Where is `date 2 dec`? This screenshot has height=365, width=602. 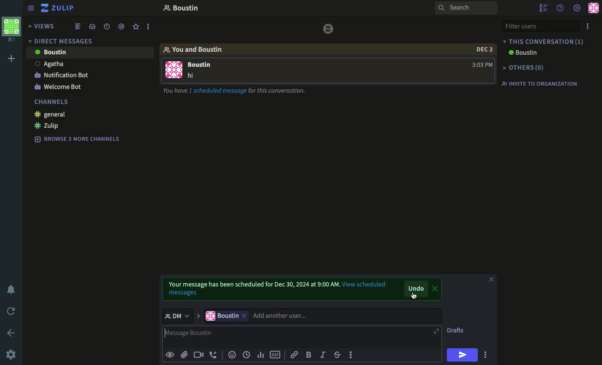
date 2 dec is located at coordinates (481, 50).